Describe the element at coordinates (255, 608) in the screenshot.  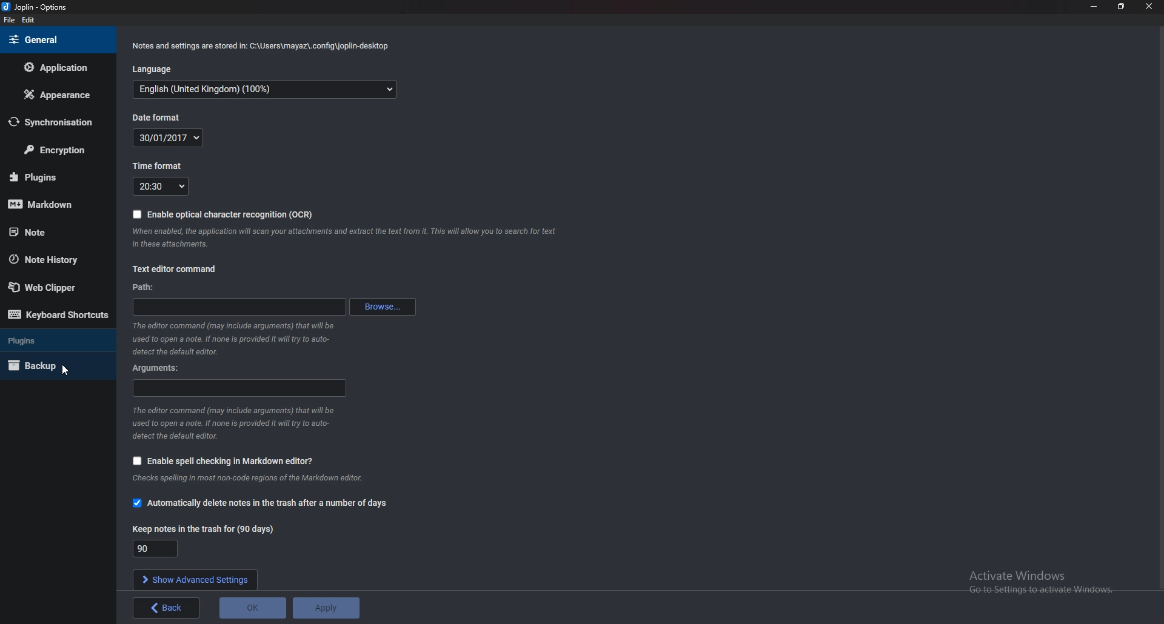
I see `O K` at that location.